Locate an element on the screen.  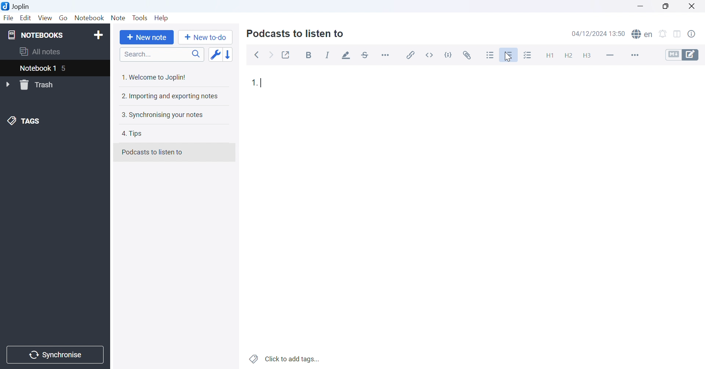
Bulleted list is located at coordinates (491, 55).